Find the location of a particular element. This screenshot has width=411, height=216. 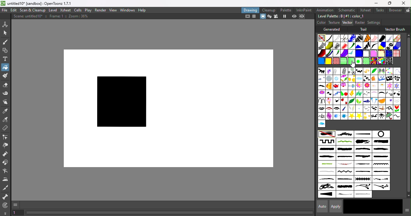

Branches is located at coordinates (345, 134).